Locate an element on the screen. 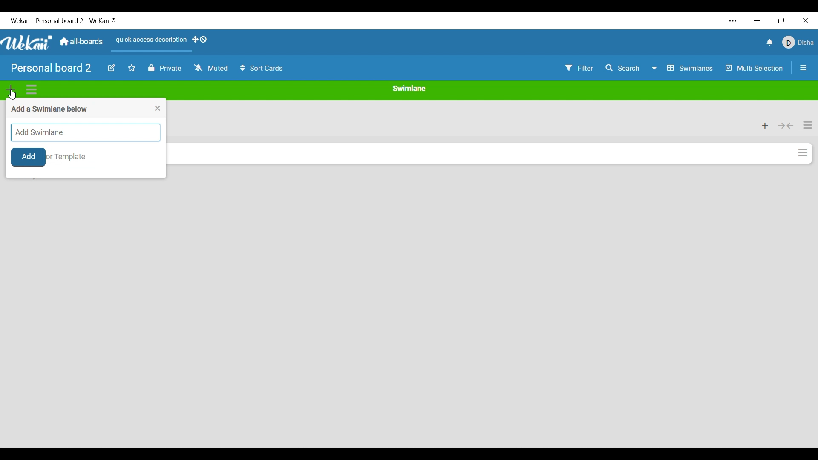  Show desktop drag handles is located at coordinates (200, 39).